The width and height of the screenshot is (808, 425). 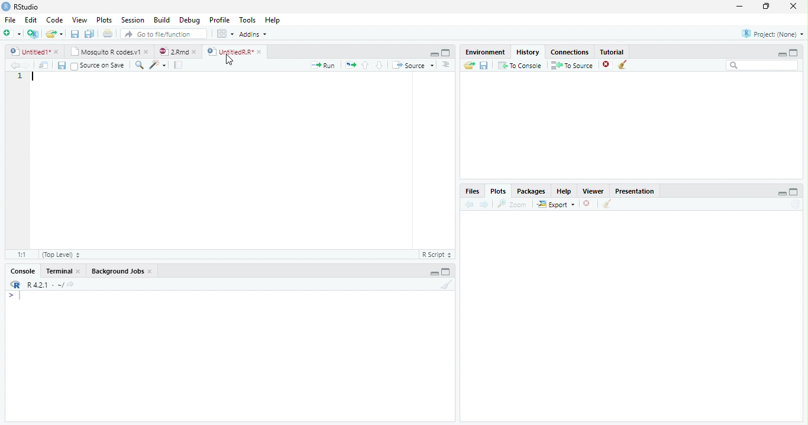 What do you see at coordinates (75, 34) in the screenshot?
I see `Save current document` at bounding box center [75, 34].